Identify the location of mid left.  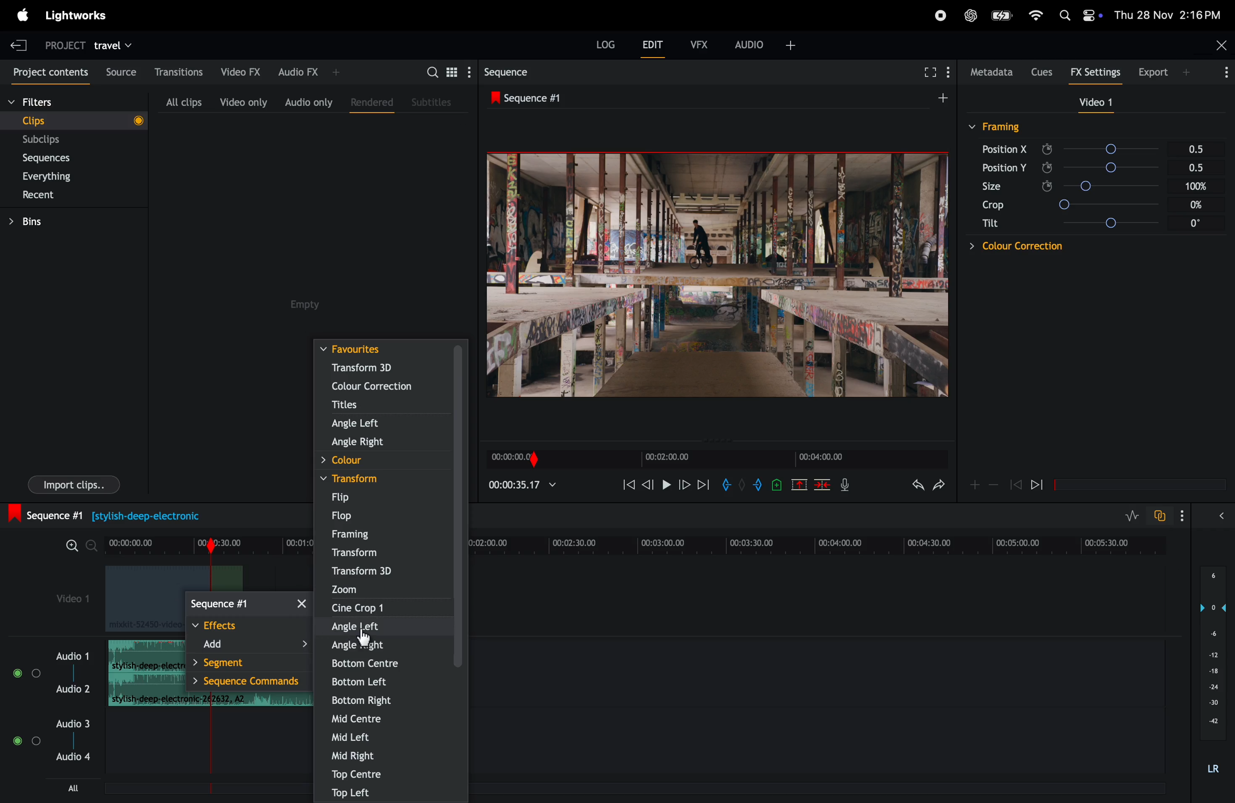
(390, 737).